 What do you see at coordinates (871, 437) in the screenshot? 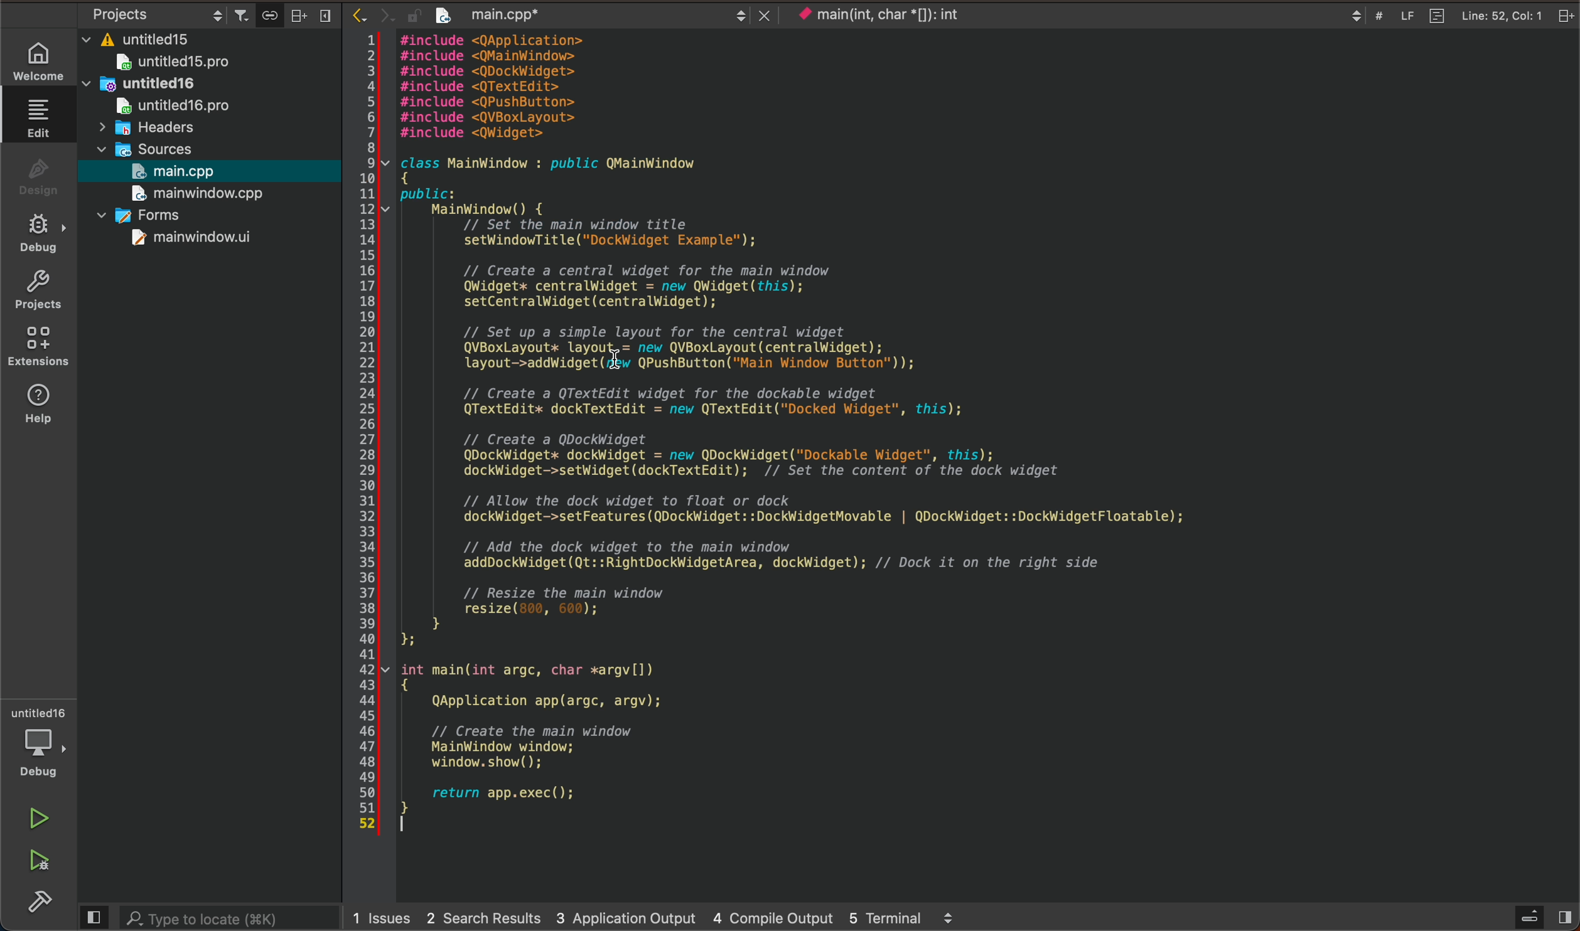
I see `updated code` at bounding box center [871, 437].